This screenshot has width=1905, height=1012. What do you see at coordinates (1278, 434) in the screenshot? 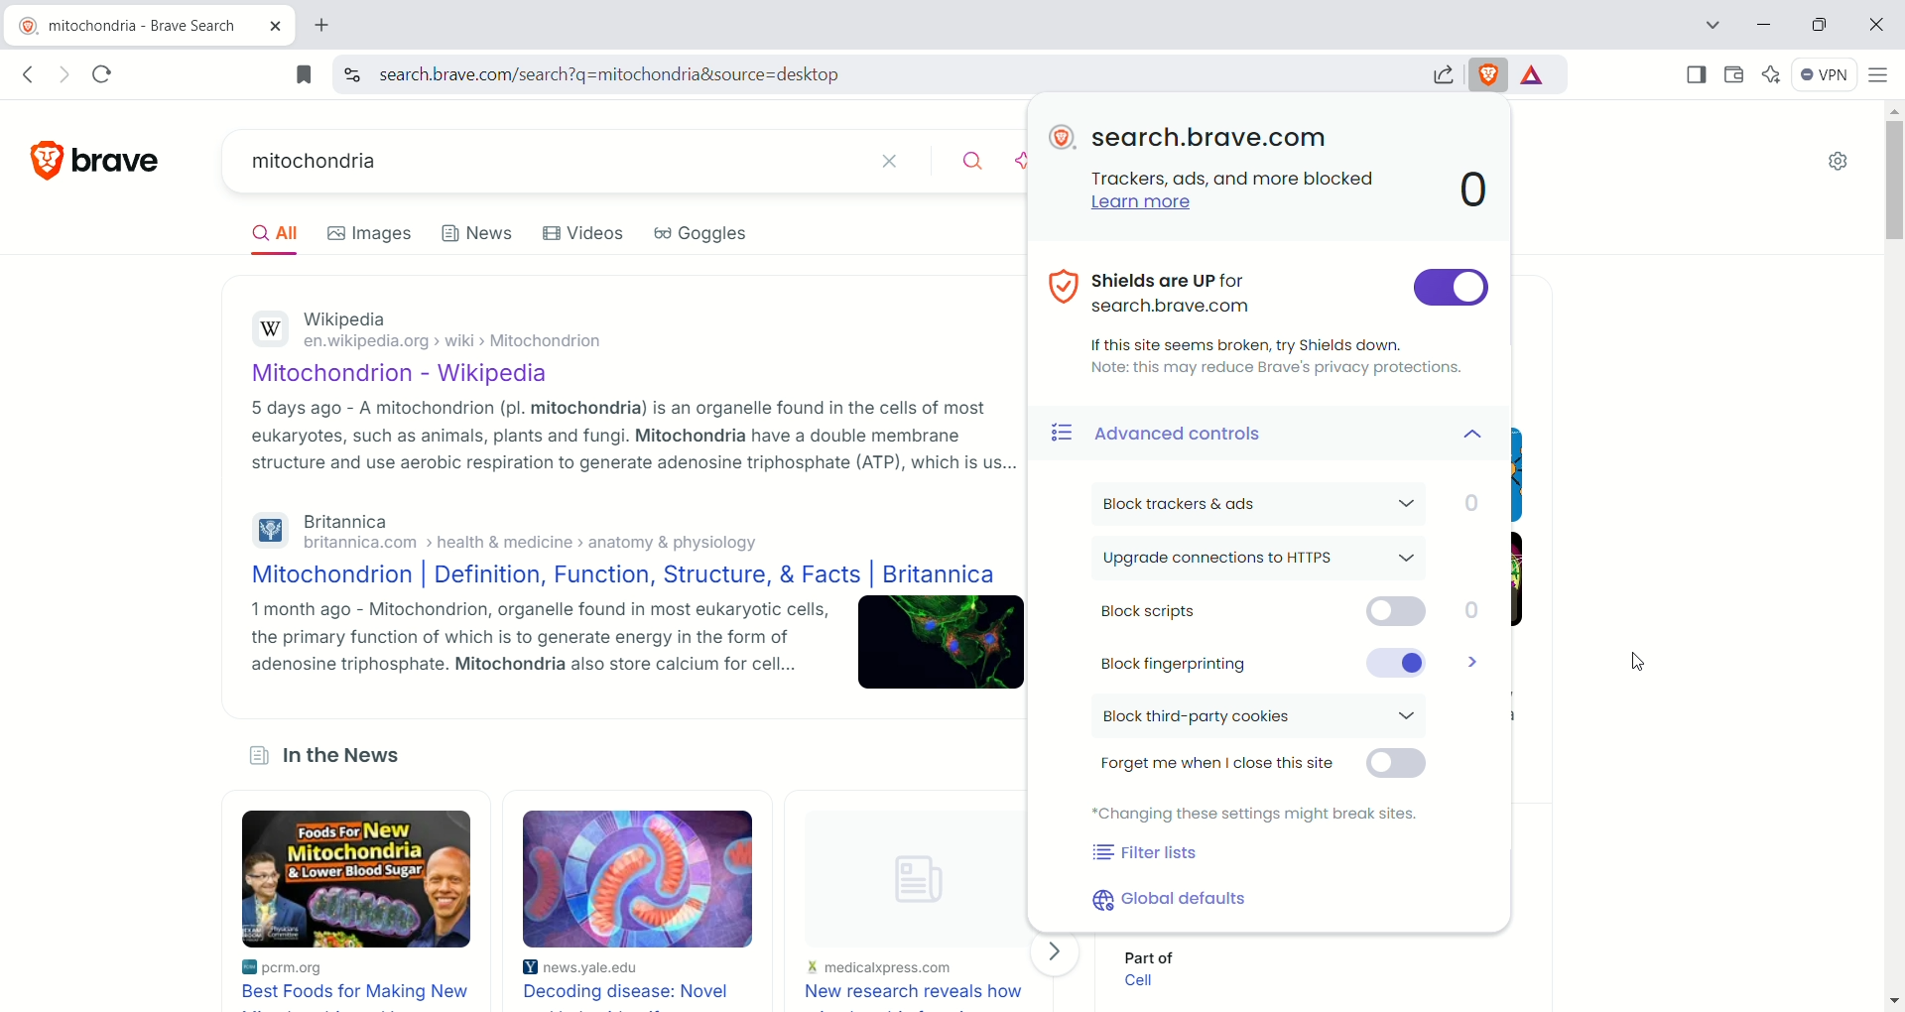
I see `advanced controls` at bounding box center [1278, 434].